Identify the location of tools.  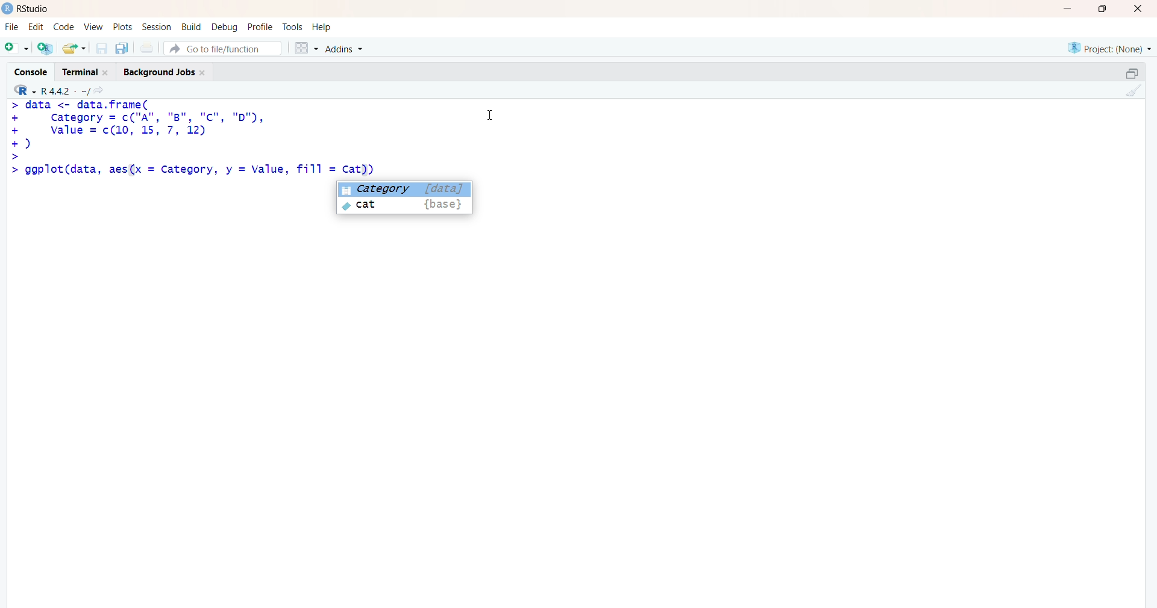
(293, 27).